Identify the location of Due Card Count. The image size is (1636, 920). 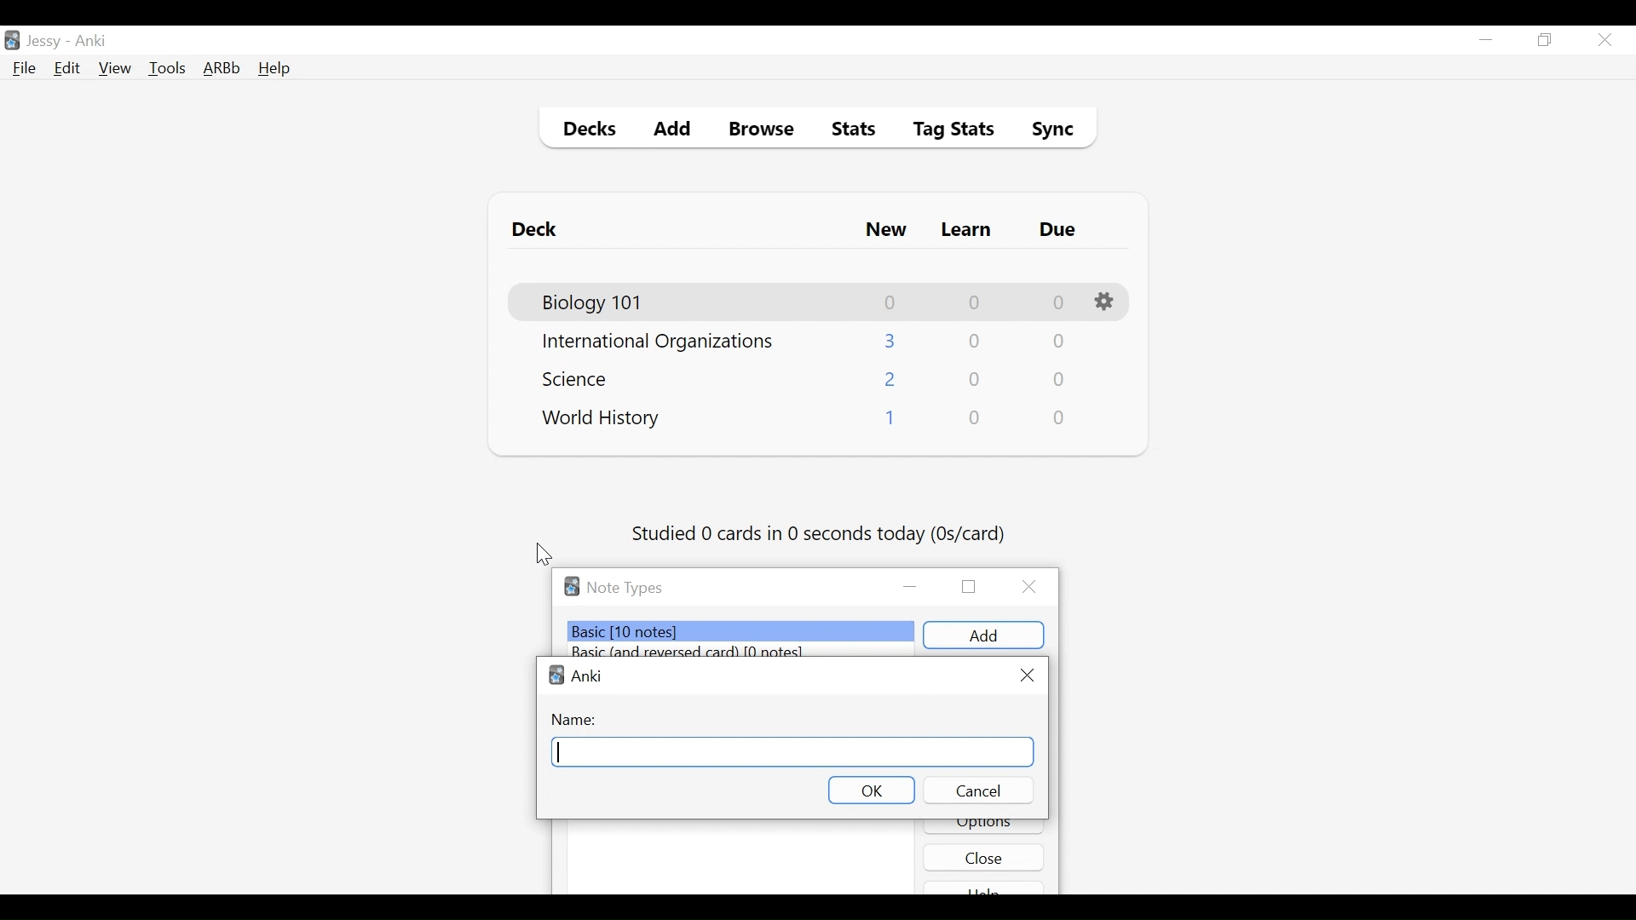
(1060, 381).